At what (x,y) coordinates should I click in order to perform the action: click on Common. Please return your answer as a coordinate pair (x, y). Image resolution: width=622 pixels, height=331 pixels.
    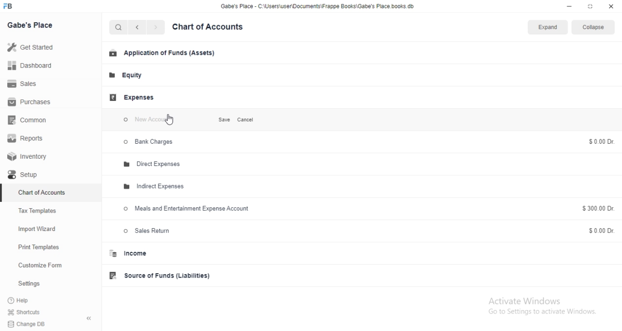
    Looking at the image, I should click on (30, 121).